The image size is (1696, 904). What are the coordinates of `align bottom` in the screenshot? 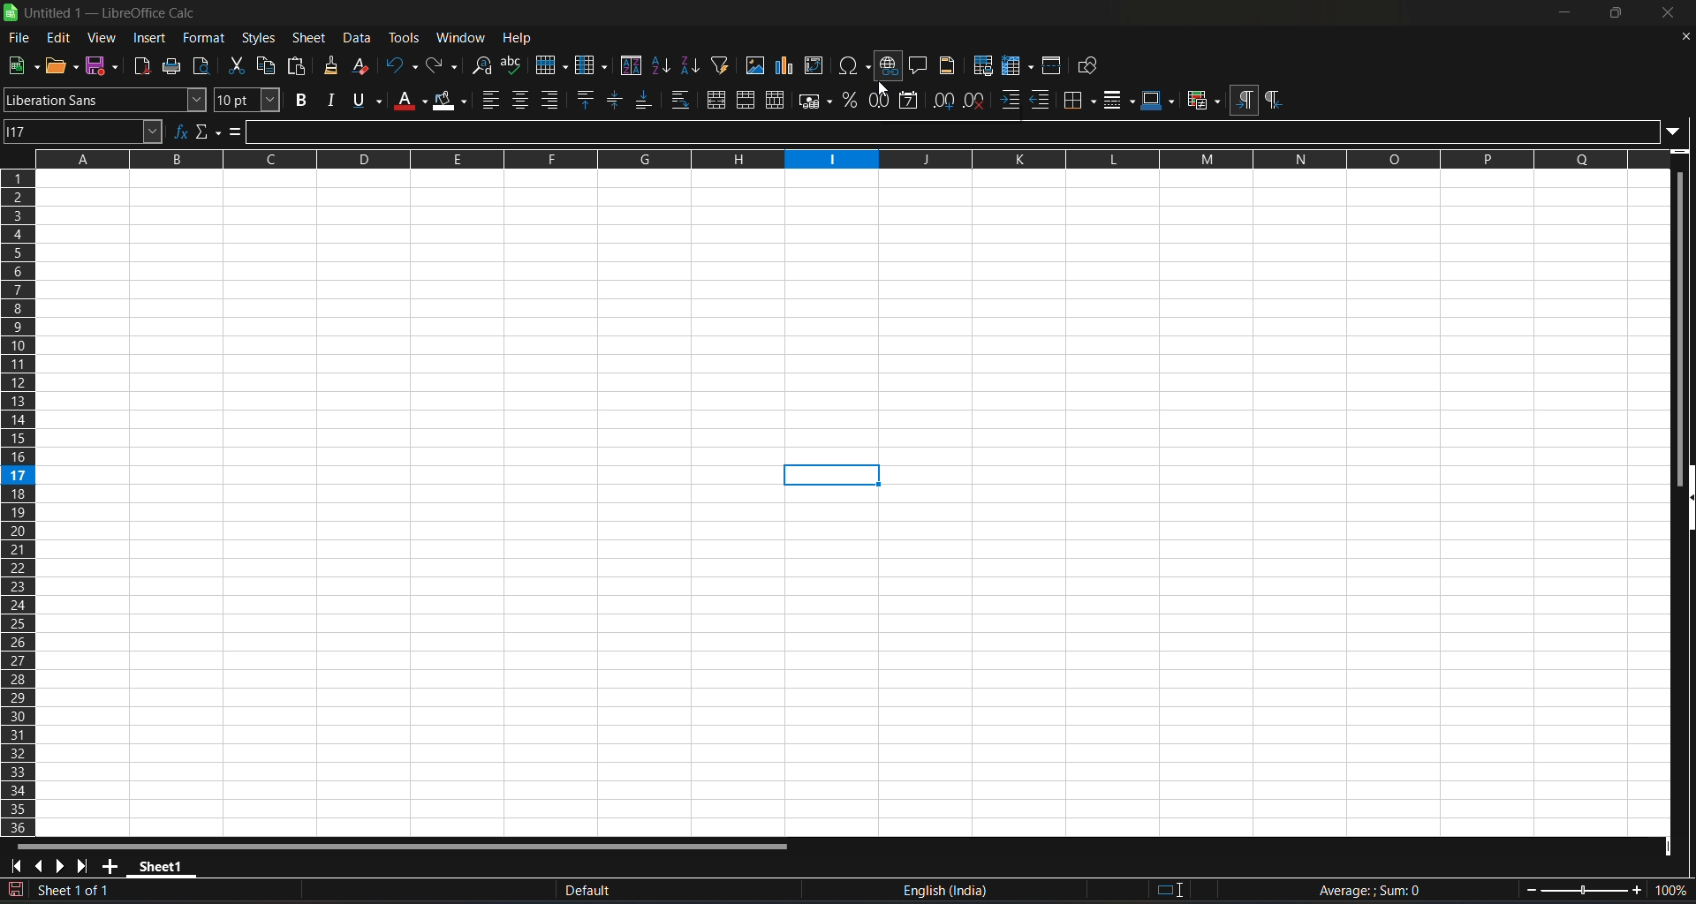 It's located at (644, 100).